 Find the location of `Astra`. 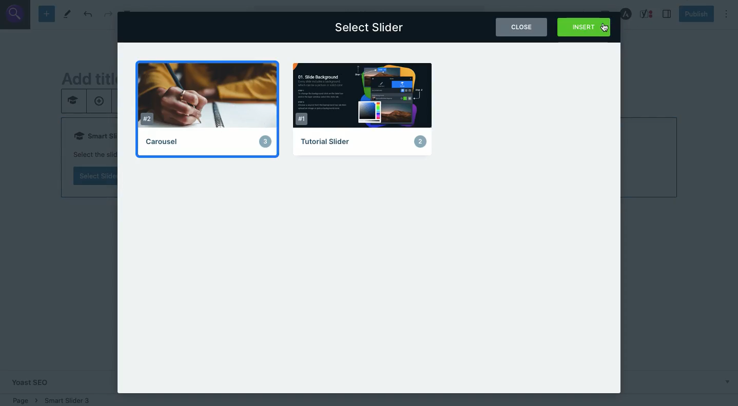

Astra is located at coordinates (626, 14).